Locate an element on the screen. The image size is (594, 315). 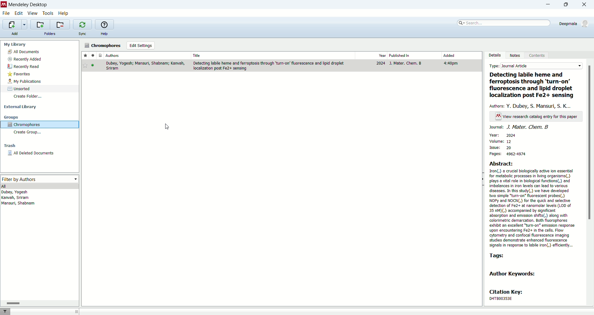
help is located at coordinates (63, 13).